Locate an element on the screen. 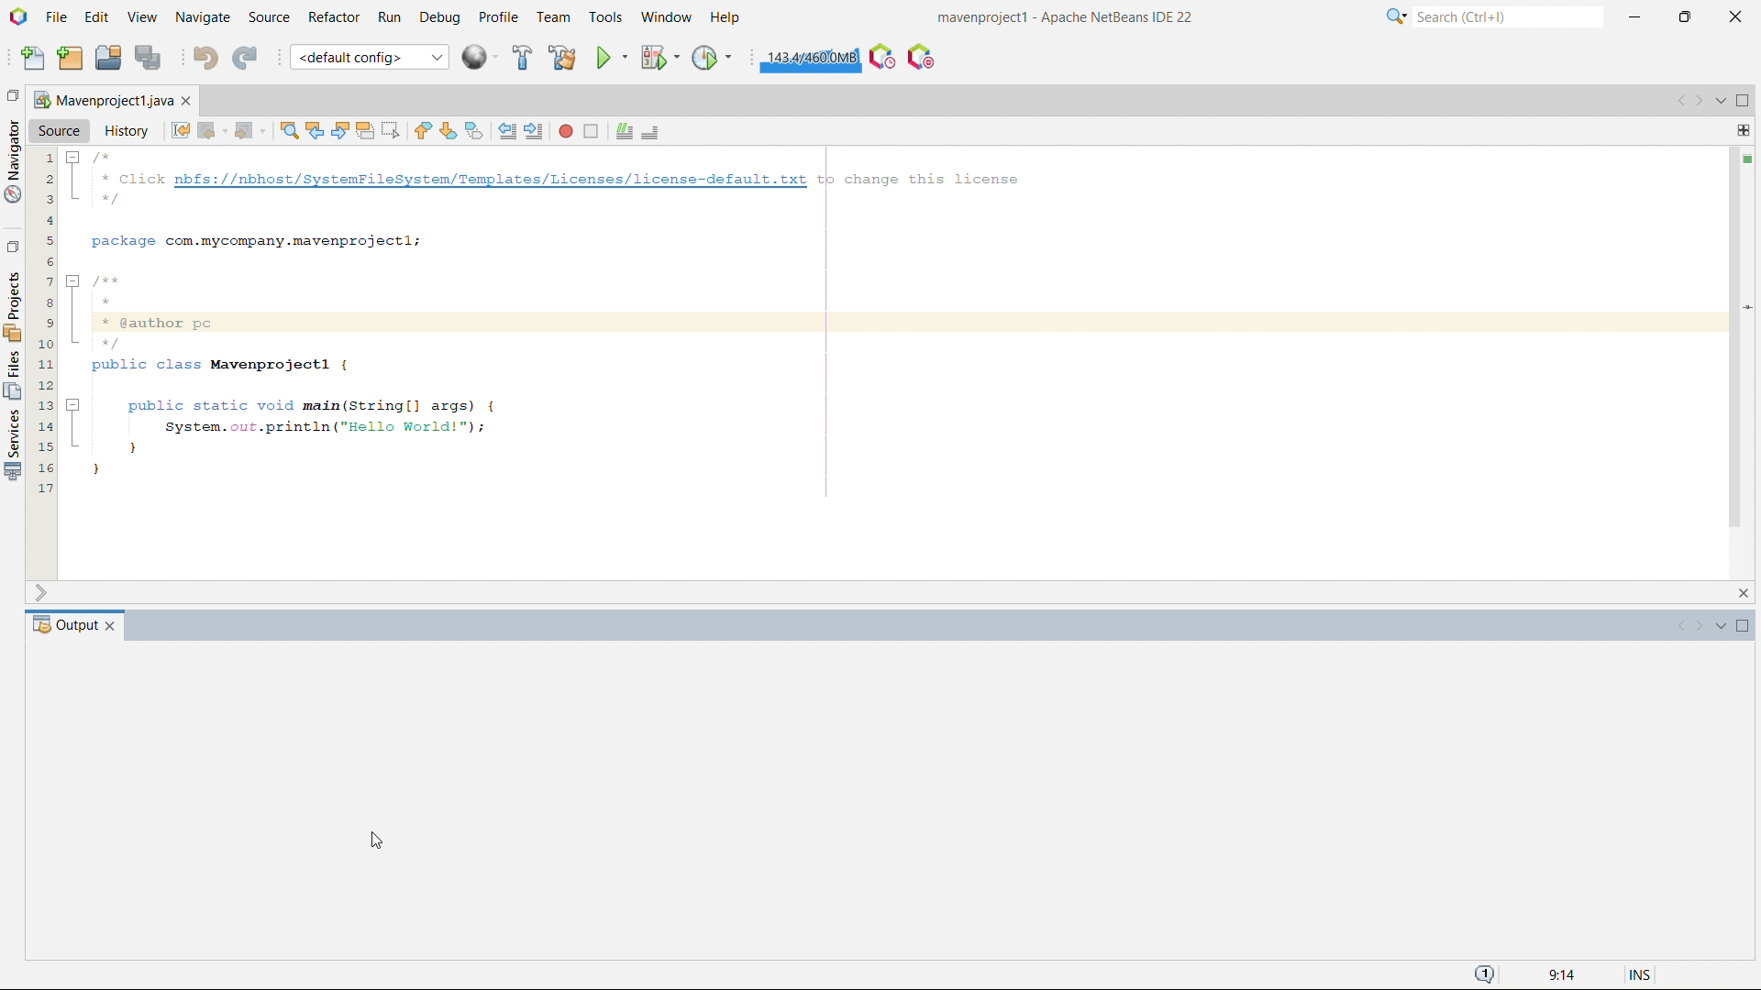  debug is located at coordinates (439, 18).